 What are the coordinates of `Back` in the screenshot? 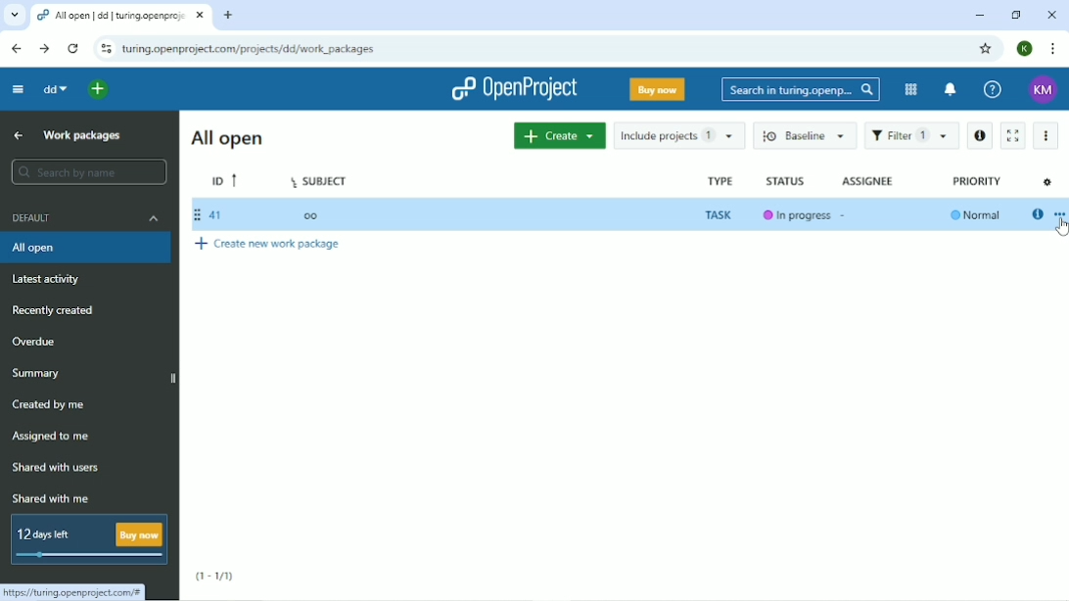 It's located at (16, 48).